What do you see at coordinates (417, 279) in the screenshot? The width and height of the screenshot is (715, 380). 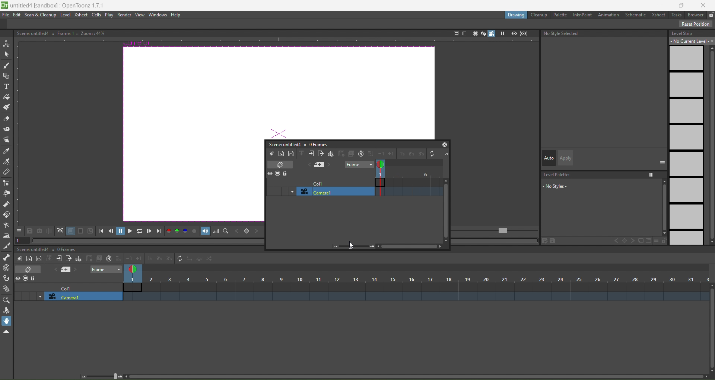 I see `column` at bounding box center [417, 279].